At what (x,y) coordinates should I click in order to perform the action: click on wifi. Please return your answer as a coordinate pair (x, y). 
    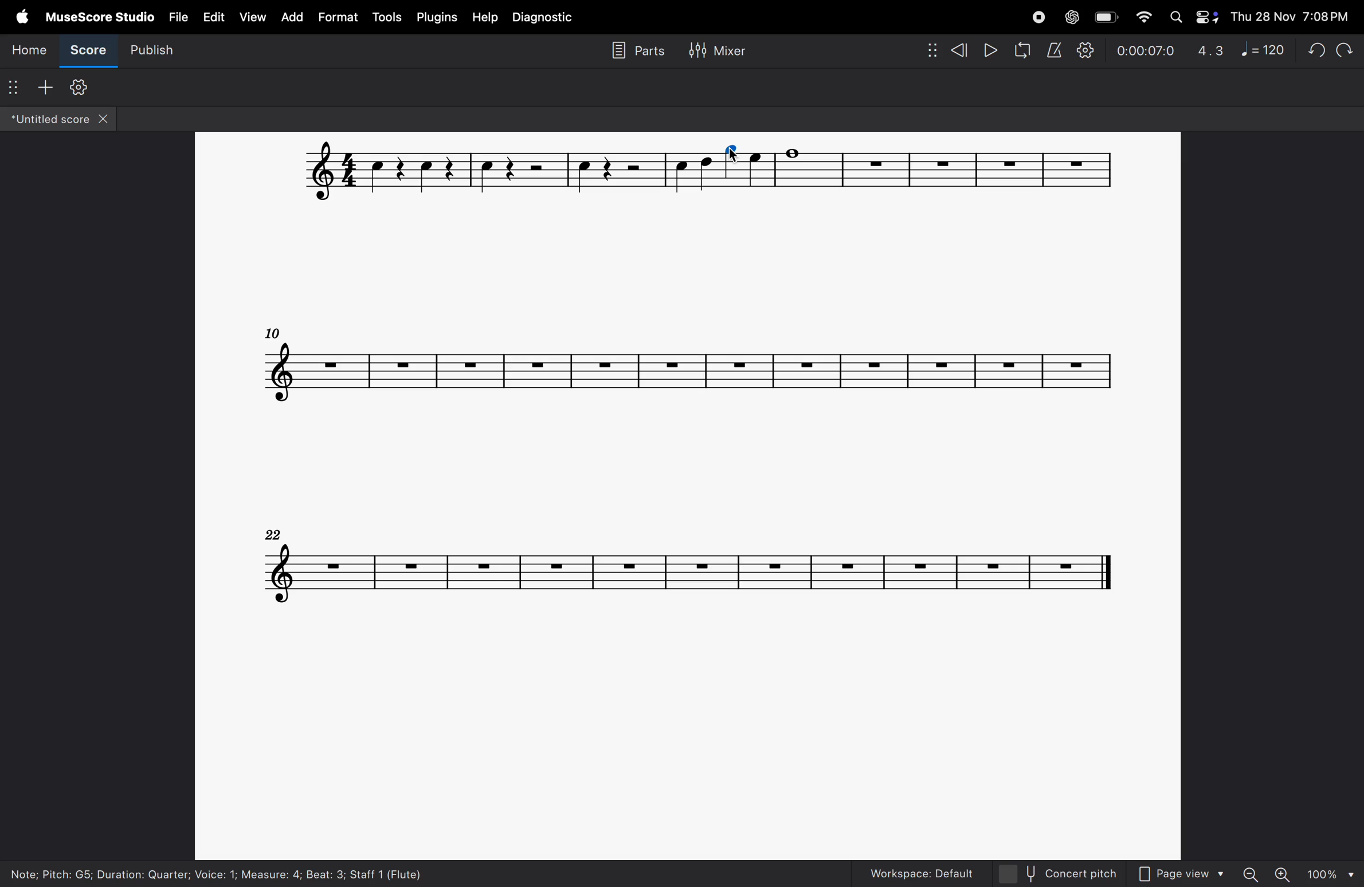
    Looking at the image, I should click on (1139, 18).